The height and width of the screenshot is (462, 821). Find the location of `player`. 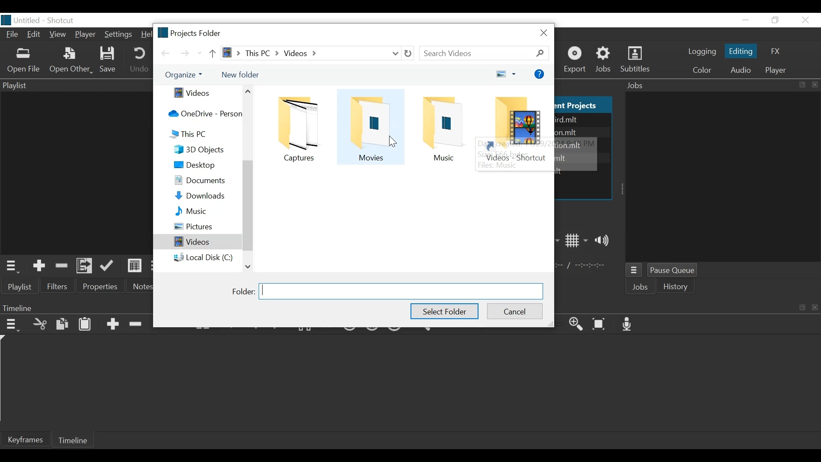

player is located at coordinates (774, 70).